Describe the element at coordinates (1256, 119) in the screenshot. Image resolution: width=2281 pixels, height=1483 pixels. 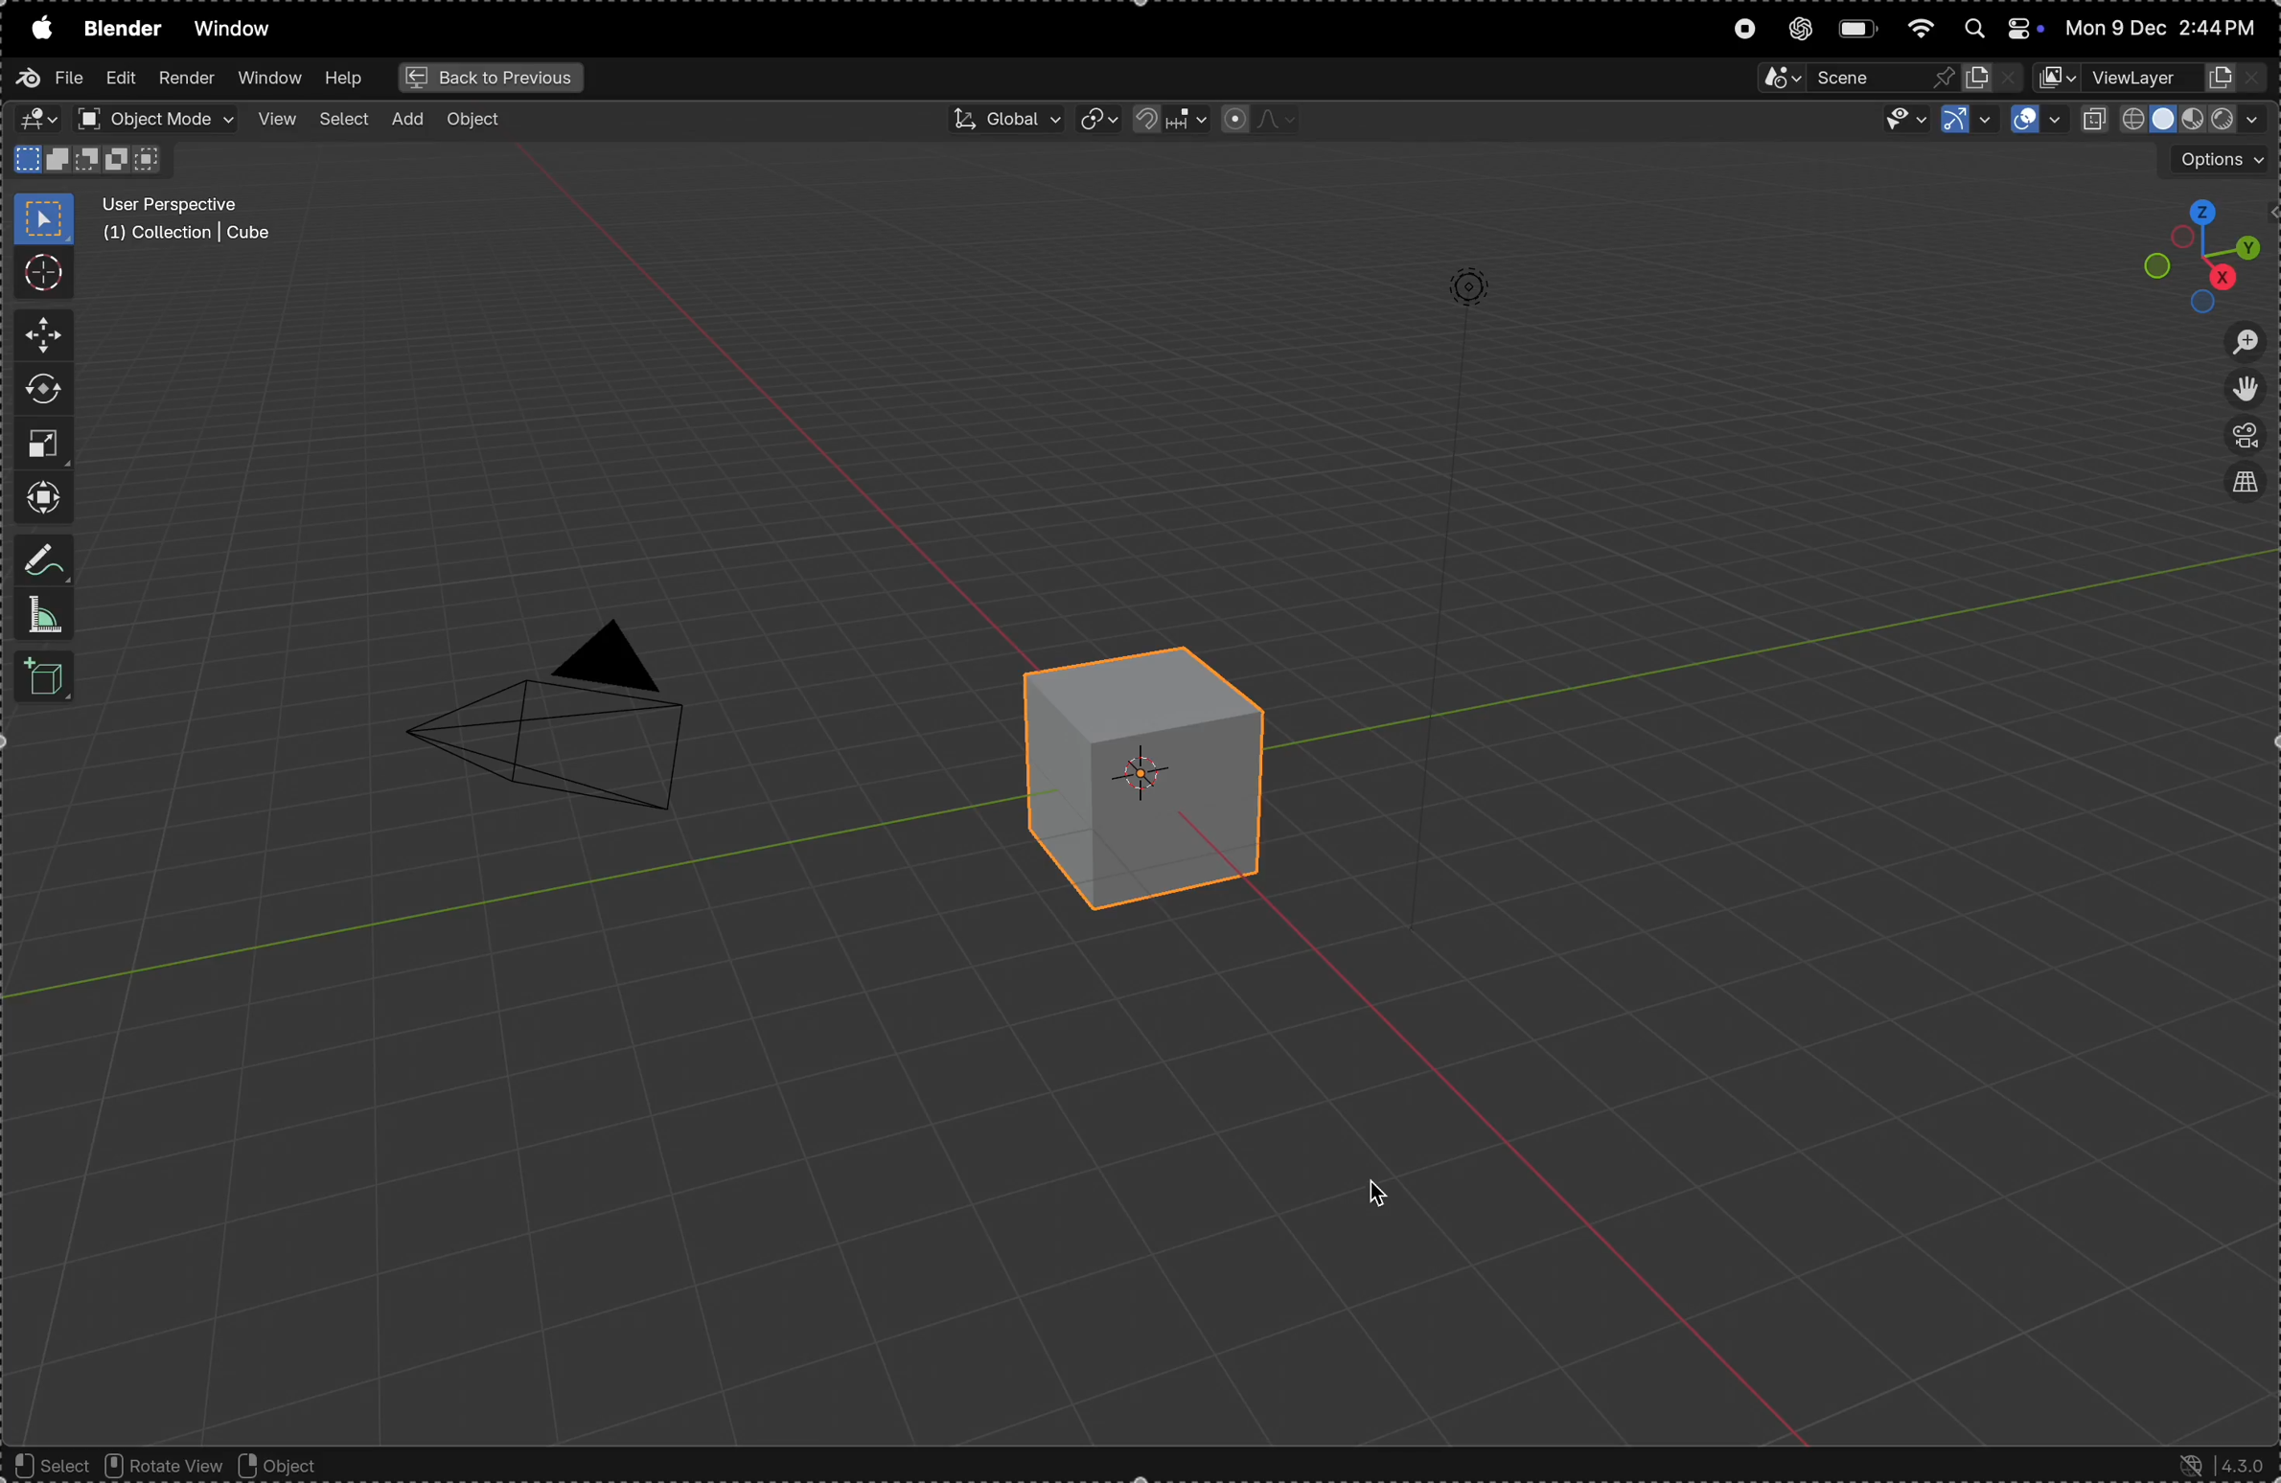
I see `proportional fall off` at that location.